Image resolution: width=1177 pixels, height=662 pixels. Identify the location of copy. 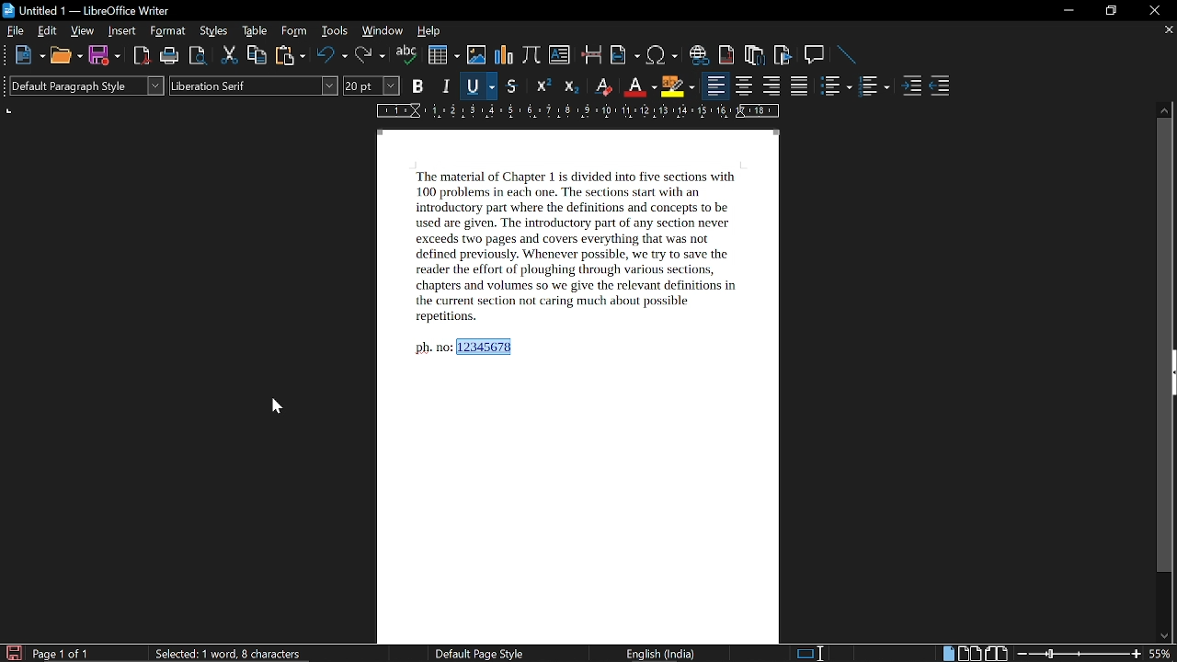
(257, 56).